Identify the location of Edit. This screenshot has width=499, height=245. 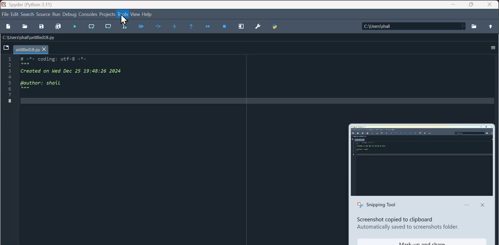
(15, 14).